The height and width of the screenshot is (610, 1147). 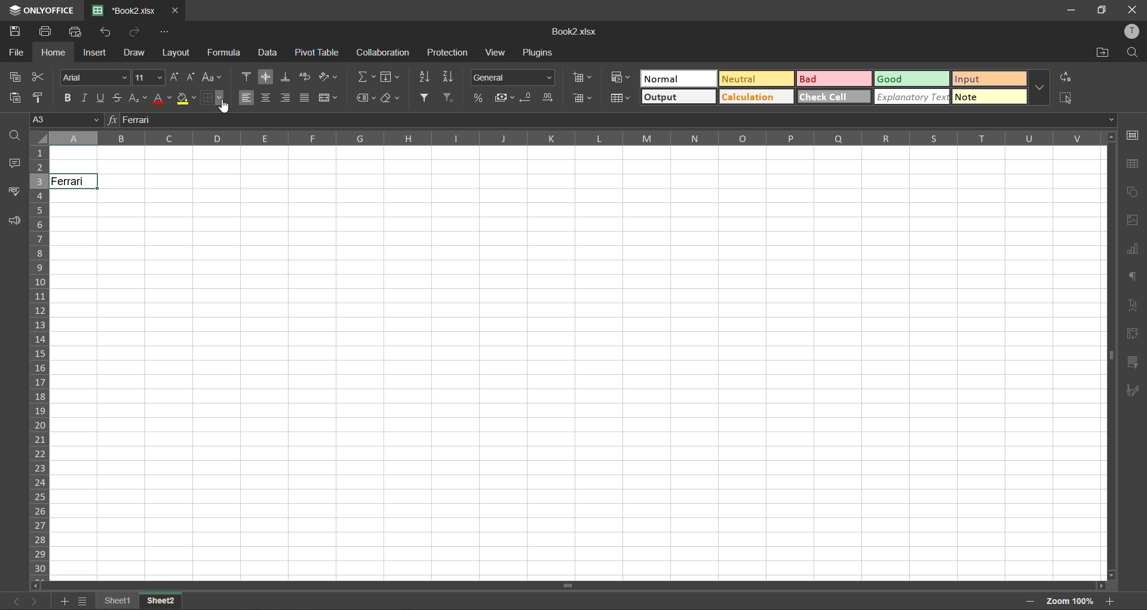 I want to click on named ranges, so click(x=367, y=98).